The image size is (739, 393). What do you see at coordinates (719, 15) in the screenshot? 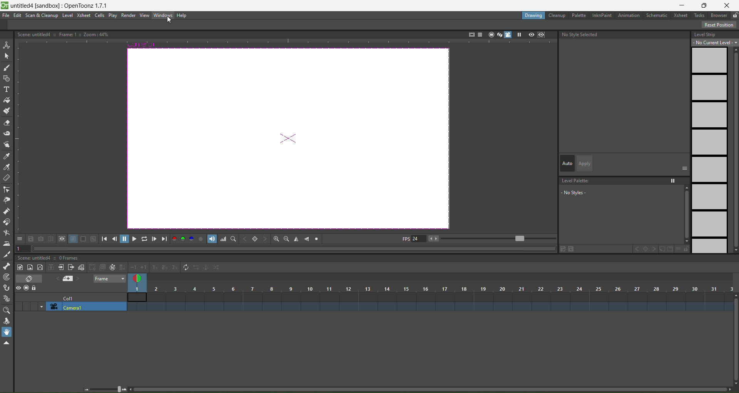
I see `browser` at bounding box center [719, 15].